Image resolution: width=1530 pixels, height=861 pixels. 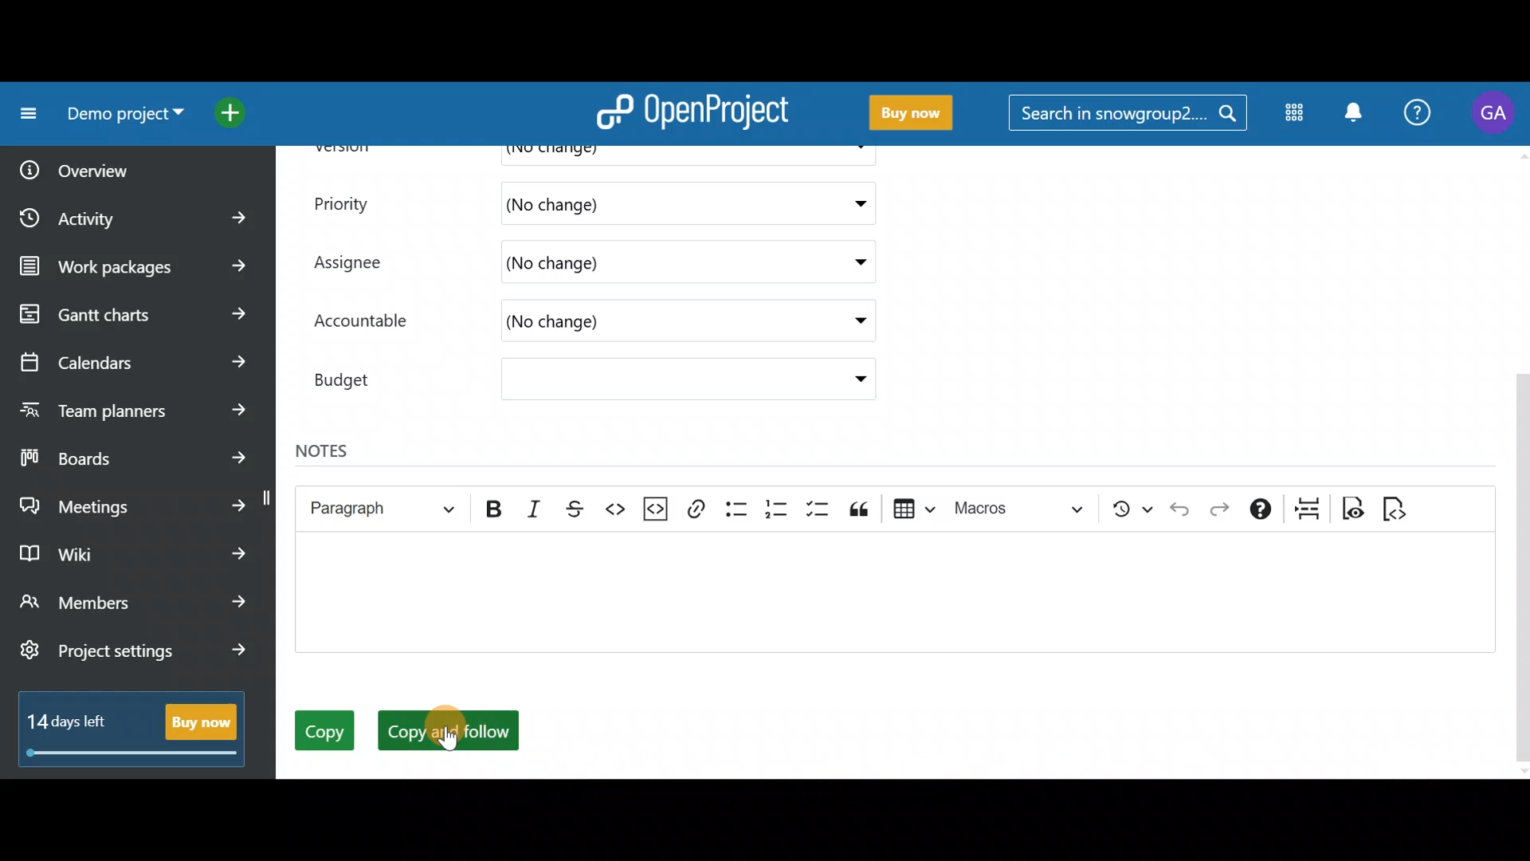 I want to click on Activity, so click(x=138, y=213).